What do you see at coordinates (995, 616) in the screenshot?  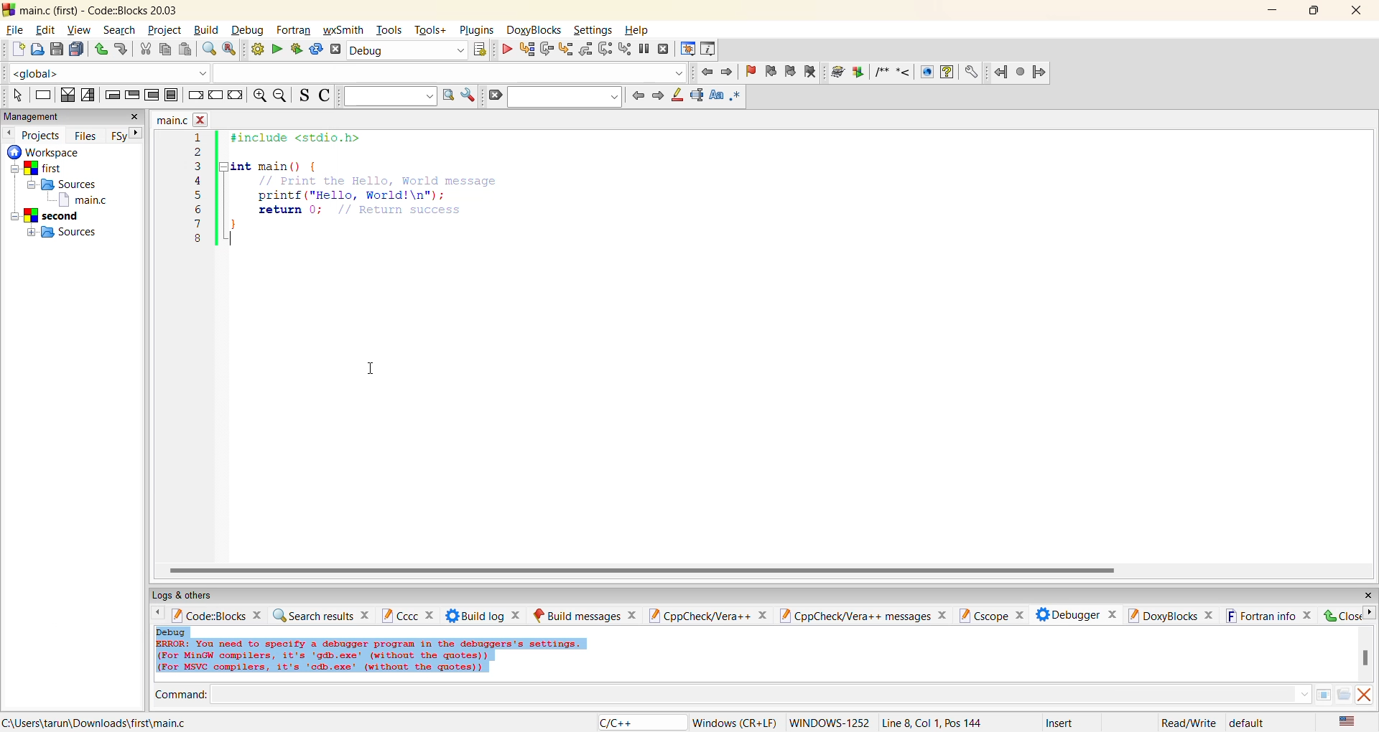 I see `cscope` at bounding box center [995, 616].